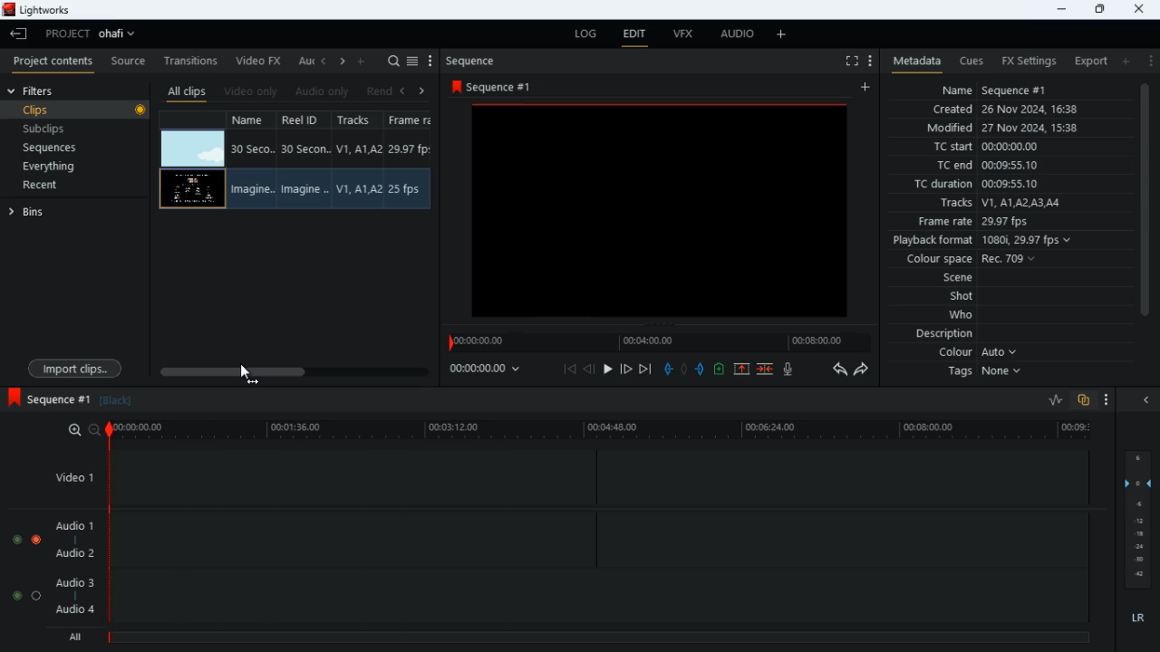 Image resolution: width=1160 pixels, height=652 pixels. What do you see at coordinates (1144, 399) in the screenshot?
I see `close` at bounding box center [1144, 399].